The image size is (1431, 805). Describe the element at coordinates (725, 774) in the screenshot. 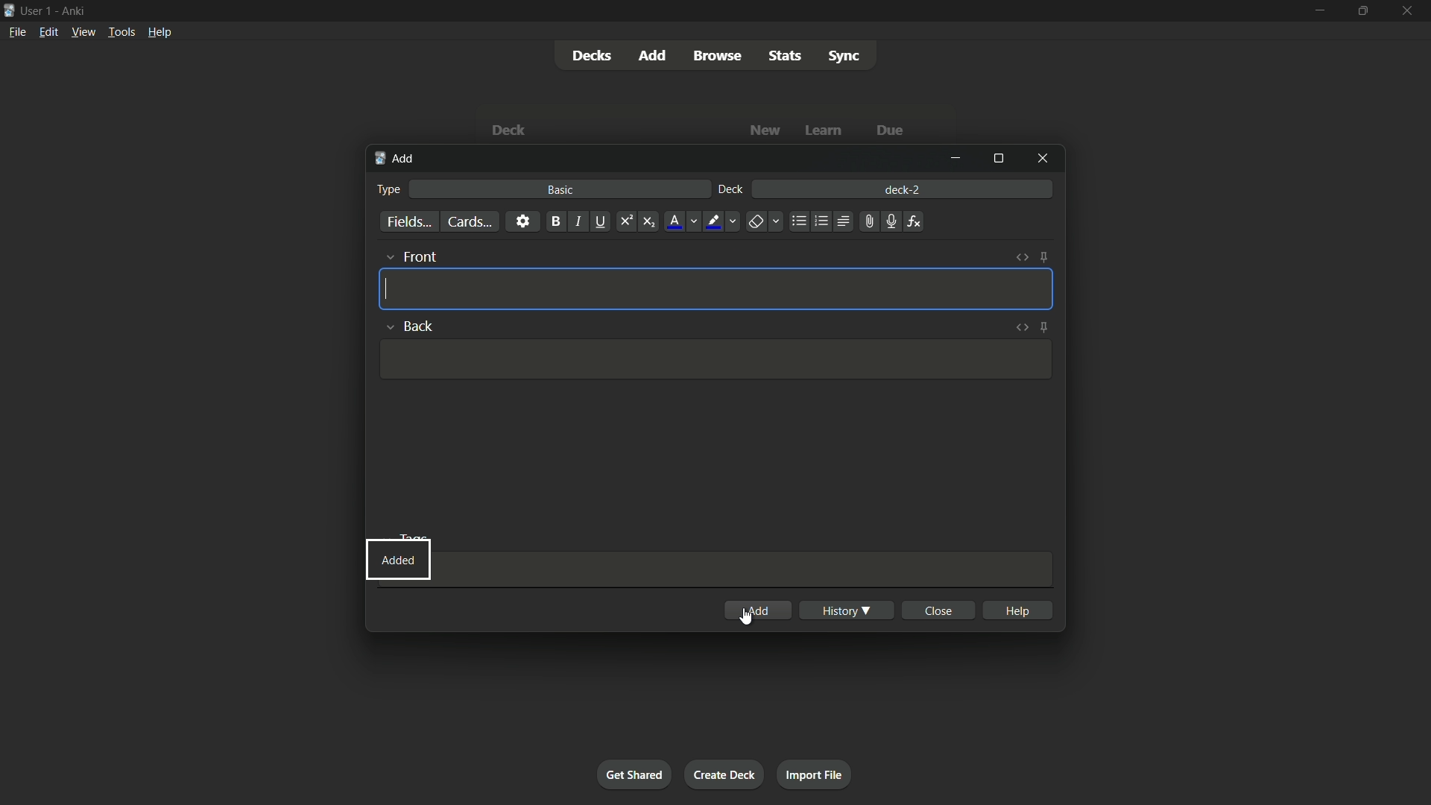

I see `create  deck` at that location.